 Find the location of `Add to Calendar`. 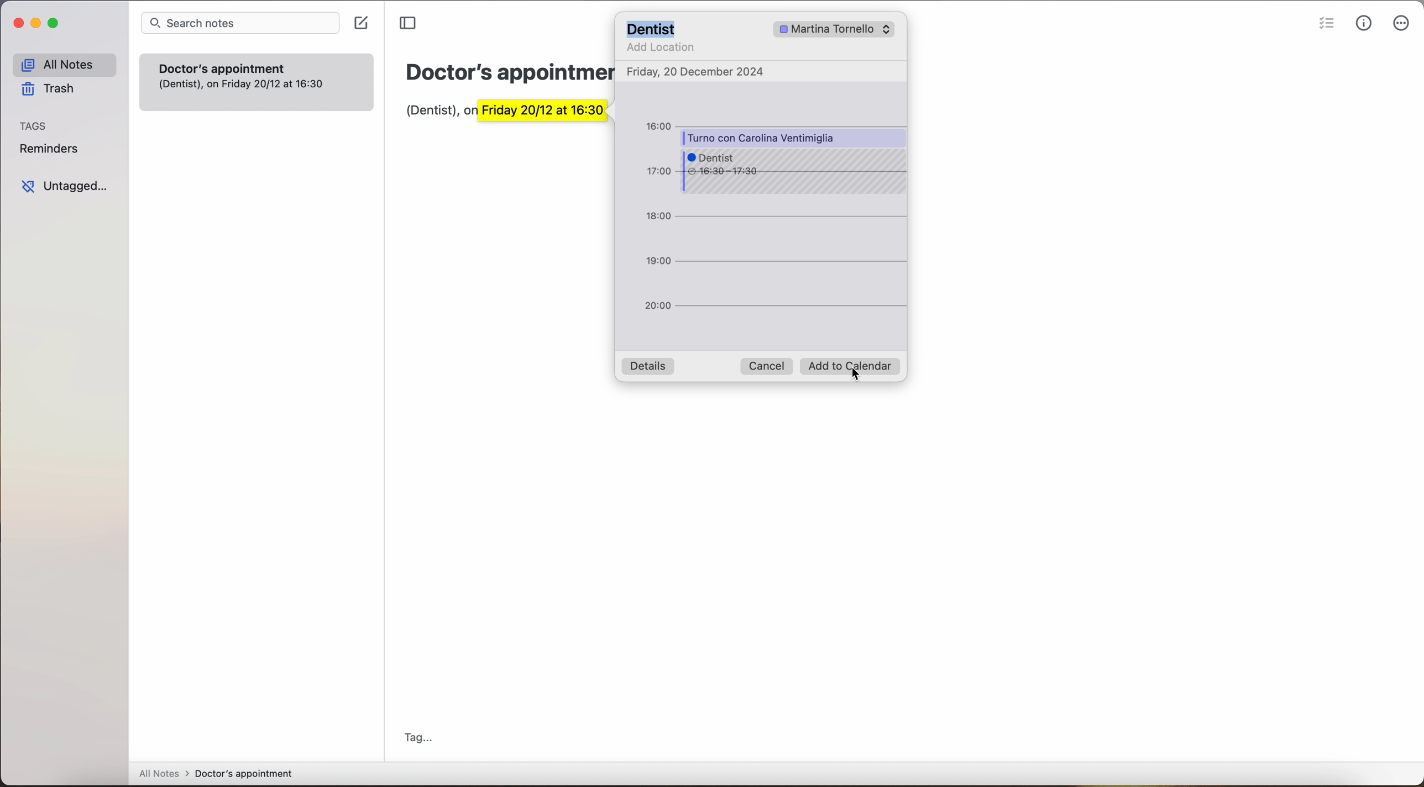

Add to Calendar is located at coordinates (852, 368).